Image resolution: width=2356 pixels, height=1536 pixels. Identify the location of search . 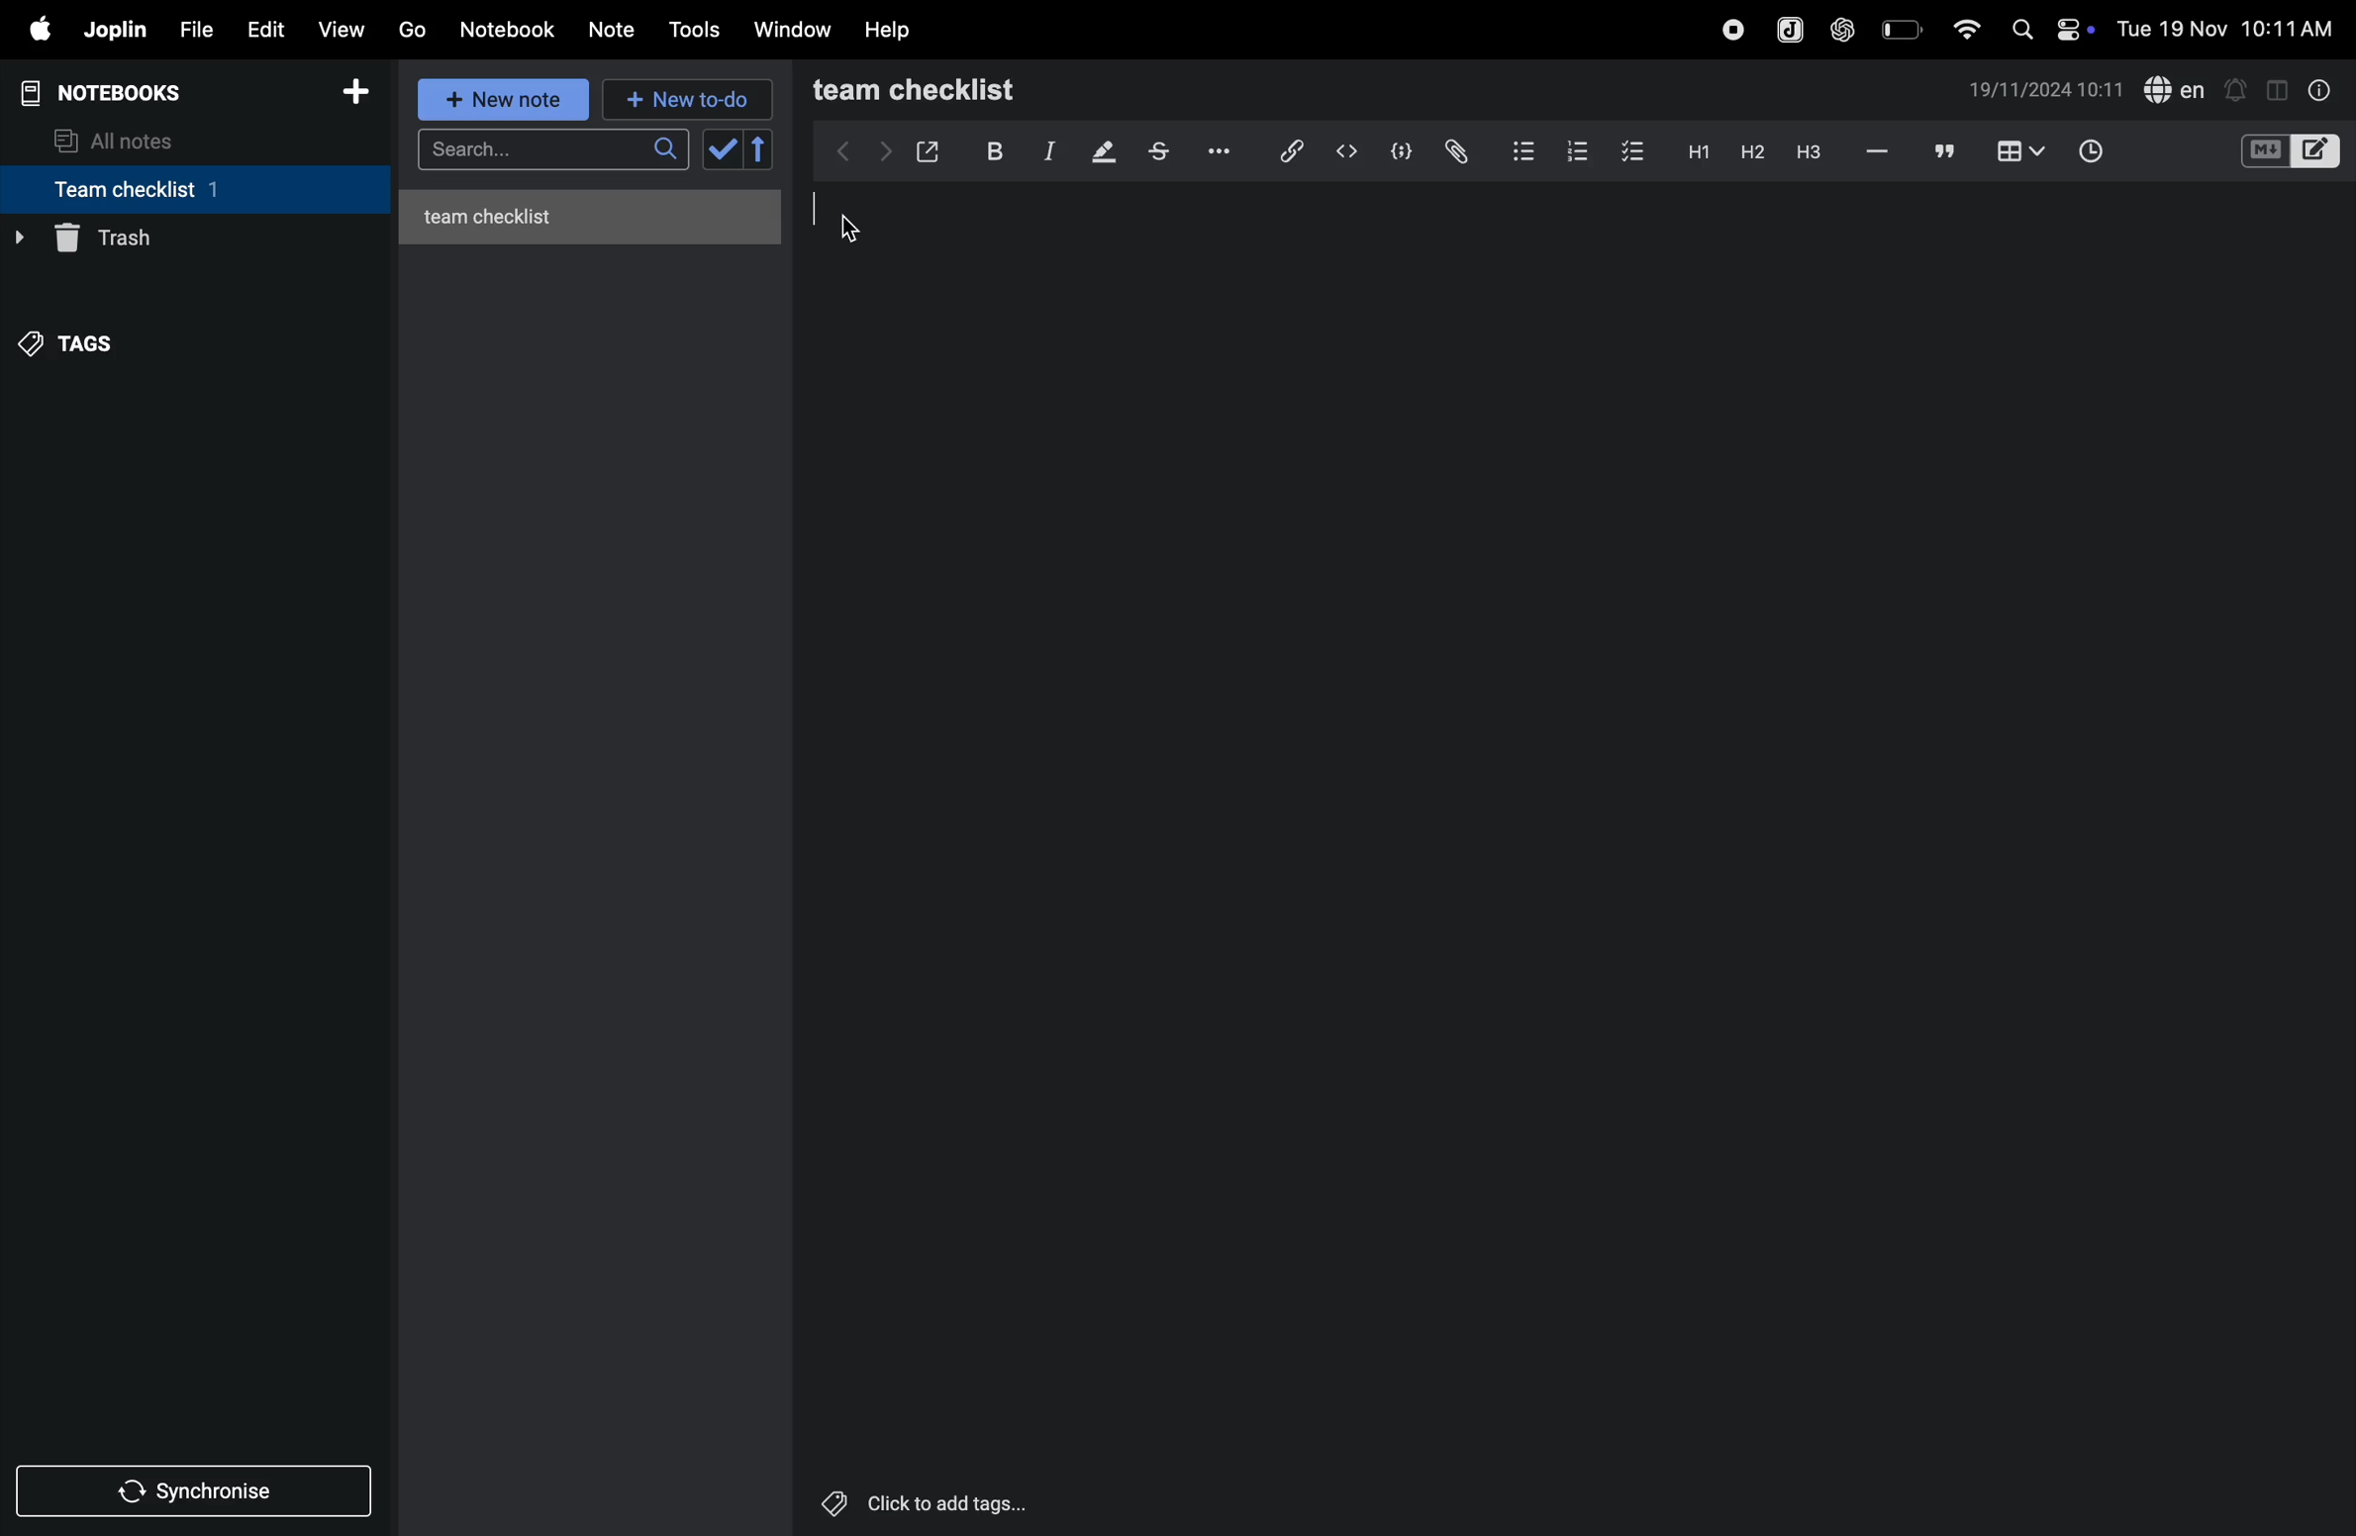
(549, 152).